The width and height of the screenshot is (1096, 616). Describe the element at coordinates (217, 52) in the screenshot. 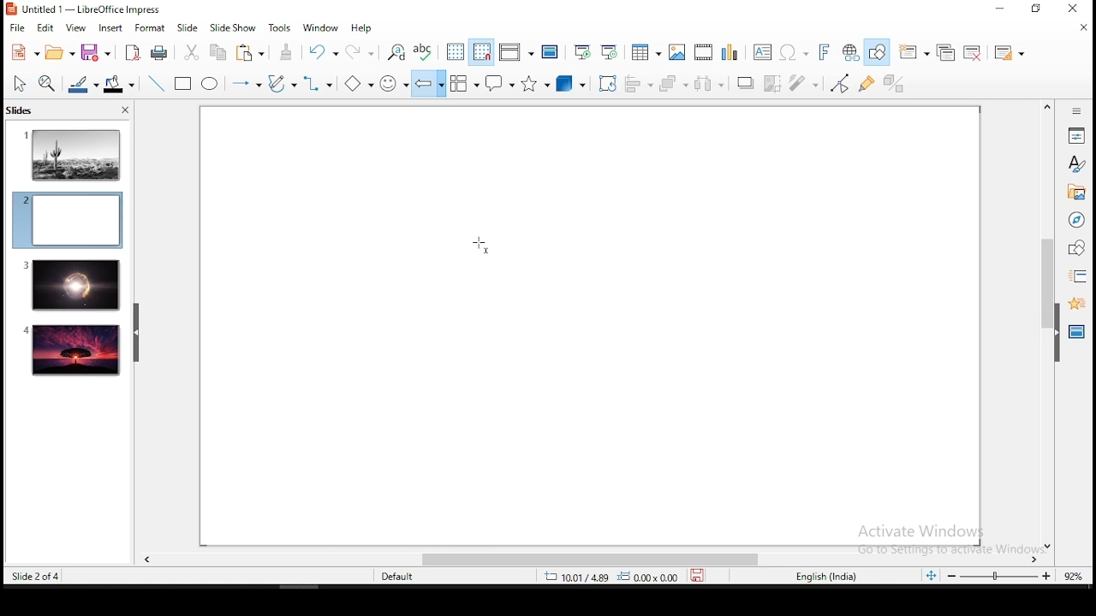

I see `copy` at that location.